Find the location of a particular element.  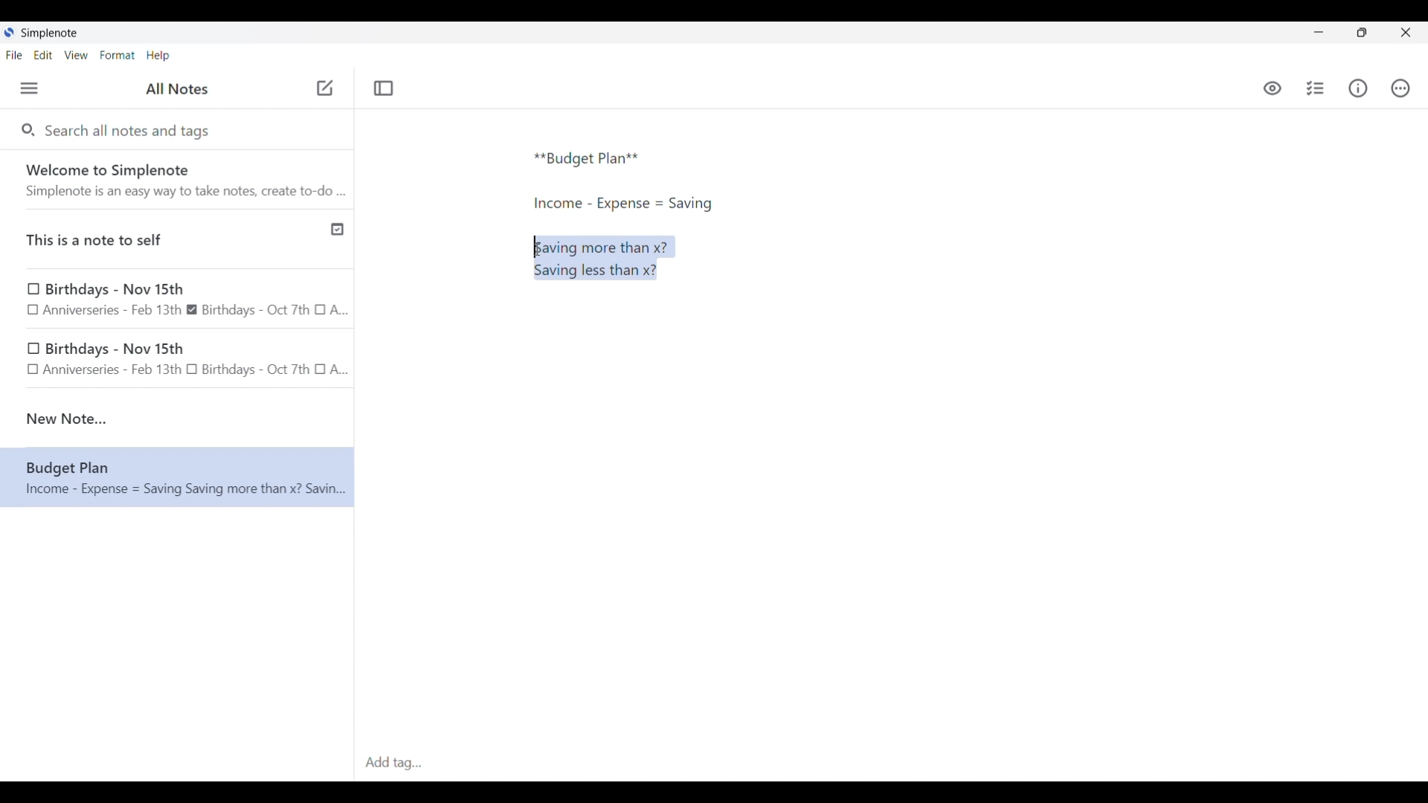

Menu is located at coordinates (29, 88).